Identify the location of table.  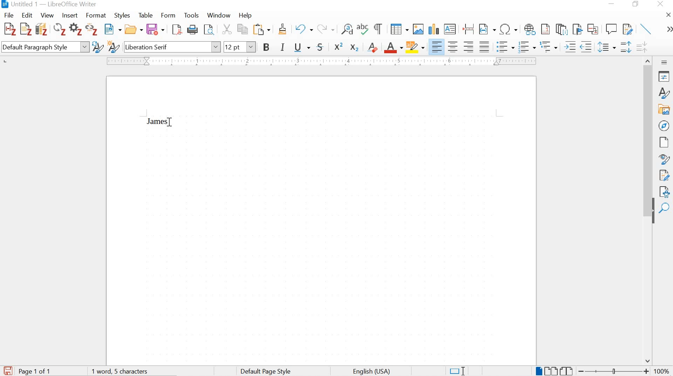
(145, 15).